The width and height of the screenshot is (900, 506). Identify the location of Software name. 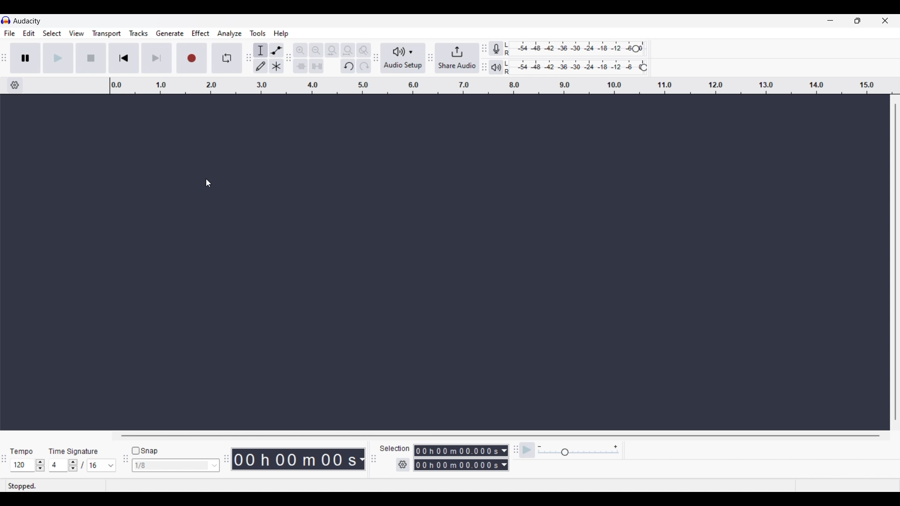
(27, 21).